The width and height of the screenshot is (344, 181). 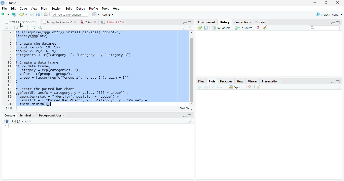 What do you see at coordinates (243, 28) in the screenshot?
I see ` to source : insert the selected command into the current document ` at bounding box center [243, 28].